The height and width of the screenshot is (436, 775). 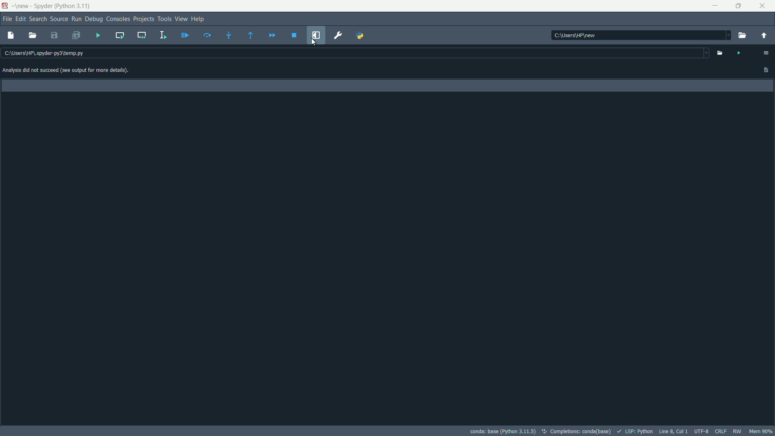 What do you see at coordinates (250, 36) in the screenshot?
I see `execution until next function` at bounding box center [250, 36].